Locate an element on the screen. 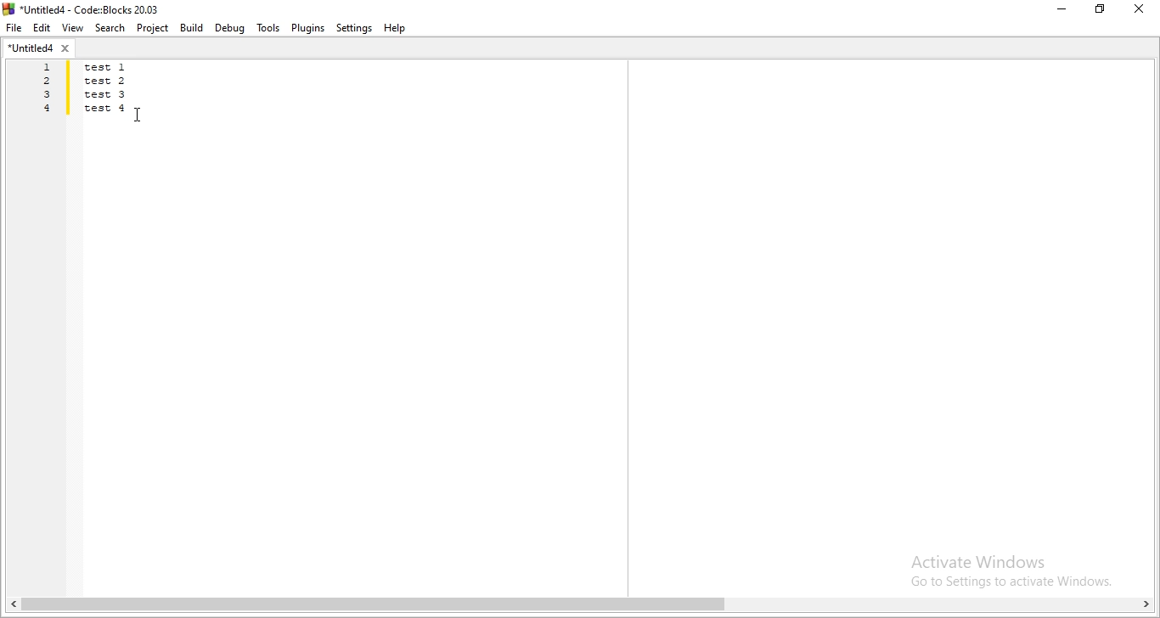 This screenshot has width=1160, height=618. Minimise is located at coordinates (1061, 10).